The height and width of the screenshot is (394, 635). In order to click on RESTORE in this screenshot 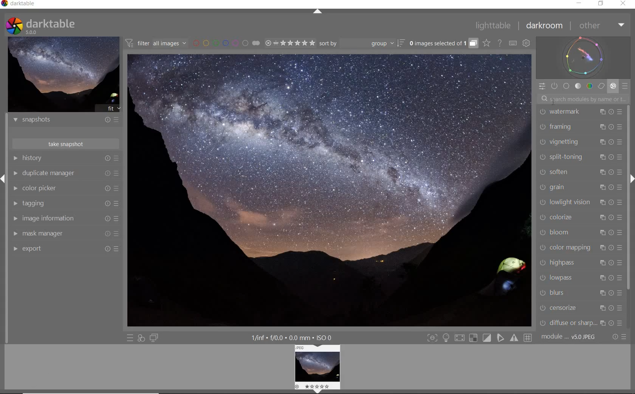, I will do `click(601, 4)`.